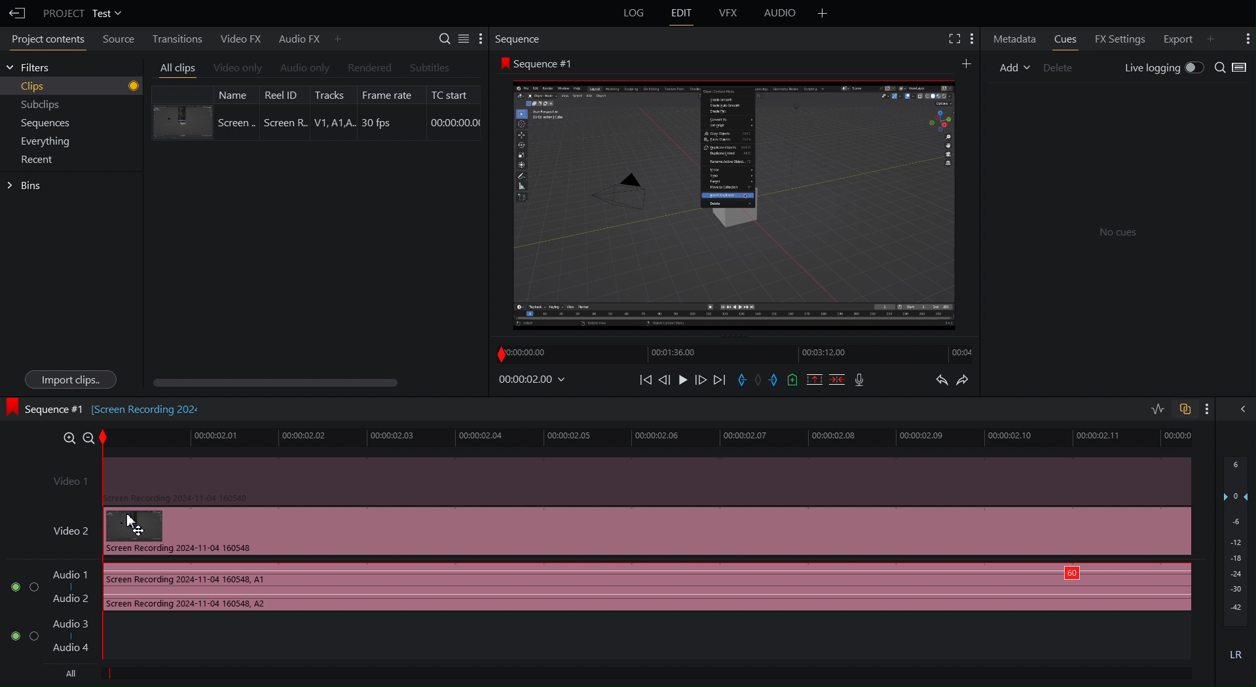 This screenshot has height=687, width=1256. What do you see at coordinates (612, 531) in the screenshot?
I see `Video Track 1 Disabled` at bounding box center [612, 531].